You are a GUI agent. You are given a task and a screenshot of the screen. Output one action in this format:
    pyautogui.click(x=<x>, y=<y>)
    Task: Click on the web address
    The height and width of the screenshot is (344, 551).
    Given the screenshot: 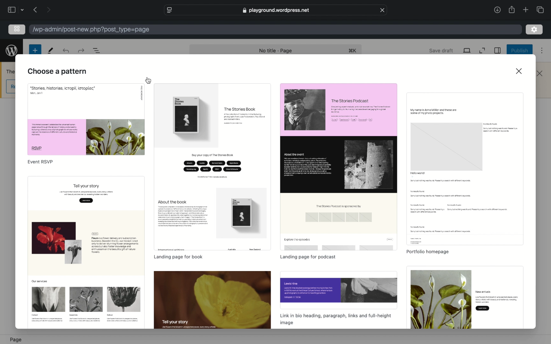 What is the action you would take?
    pyautogui.click(x=276, y=10)
    